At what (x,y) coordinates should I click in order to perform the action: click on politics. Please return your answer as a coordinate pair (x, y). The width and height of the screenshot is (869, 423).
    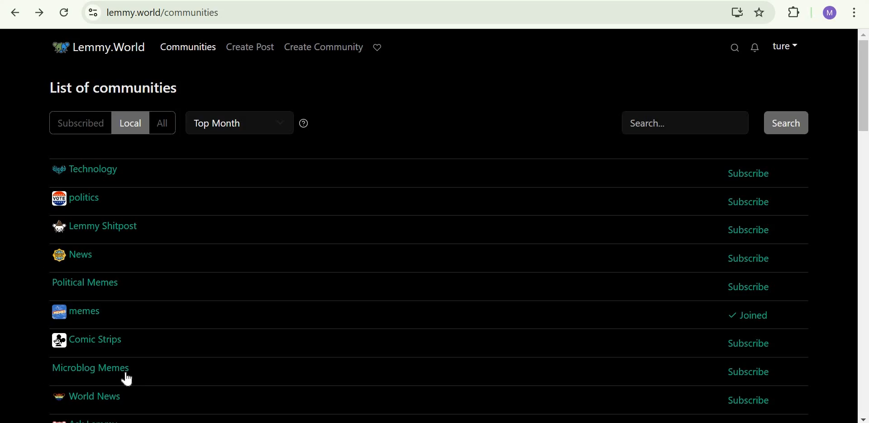
    Looking at the image, I should click on (77, 199).